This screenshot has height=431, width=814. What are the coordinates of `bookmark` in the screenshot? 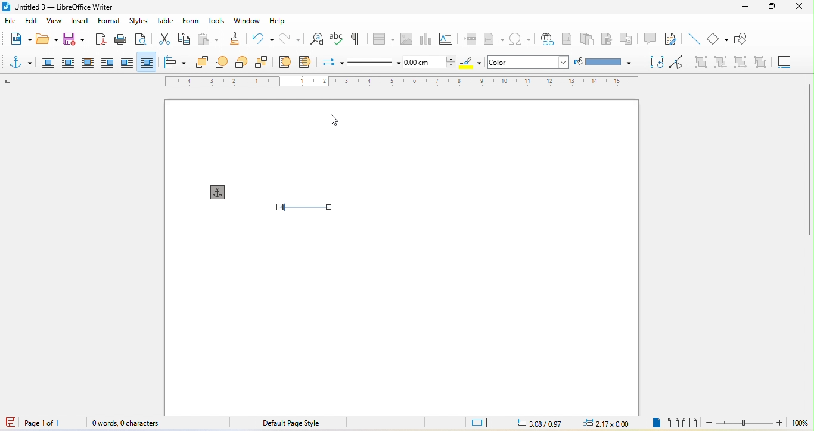 It's located at (605, 37).